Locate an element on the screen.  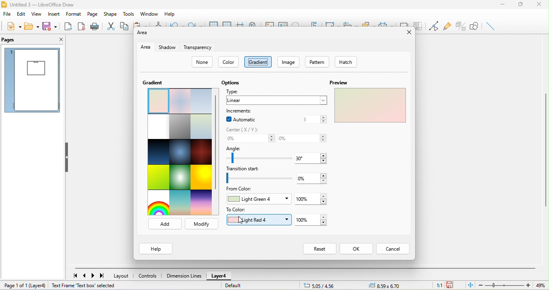
horizontal scroll bar is located at coordinates (305, 268).